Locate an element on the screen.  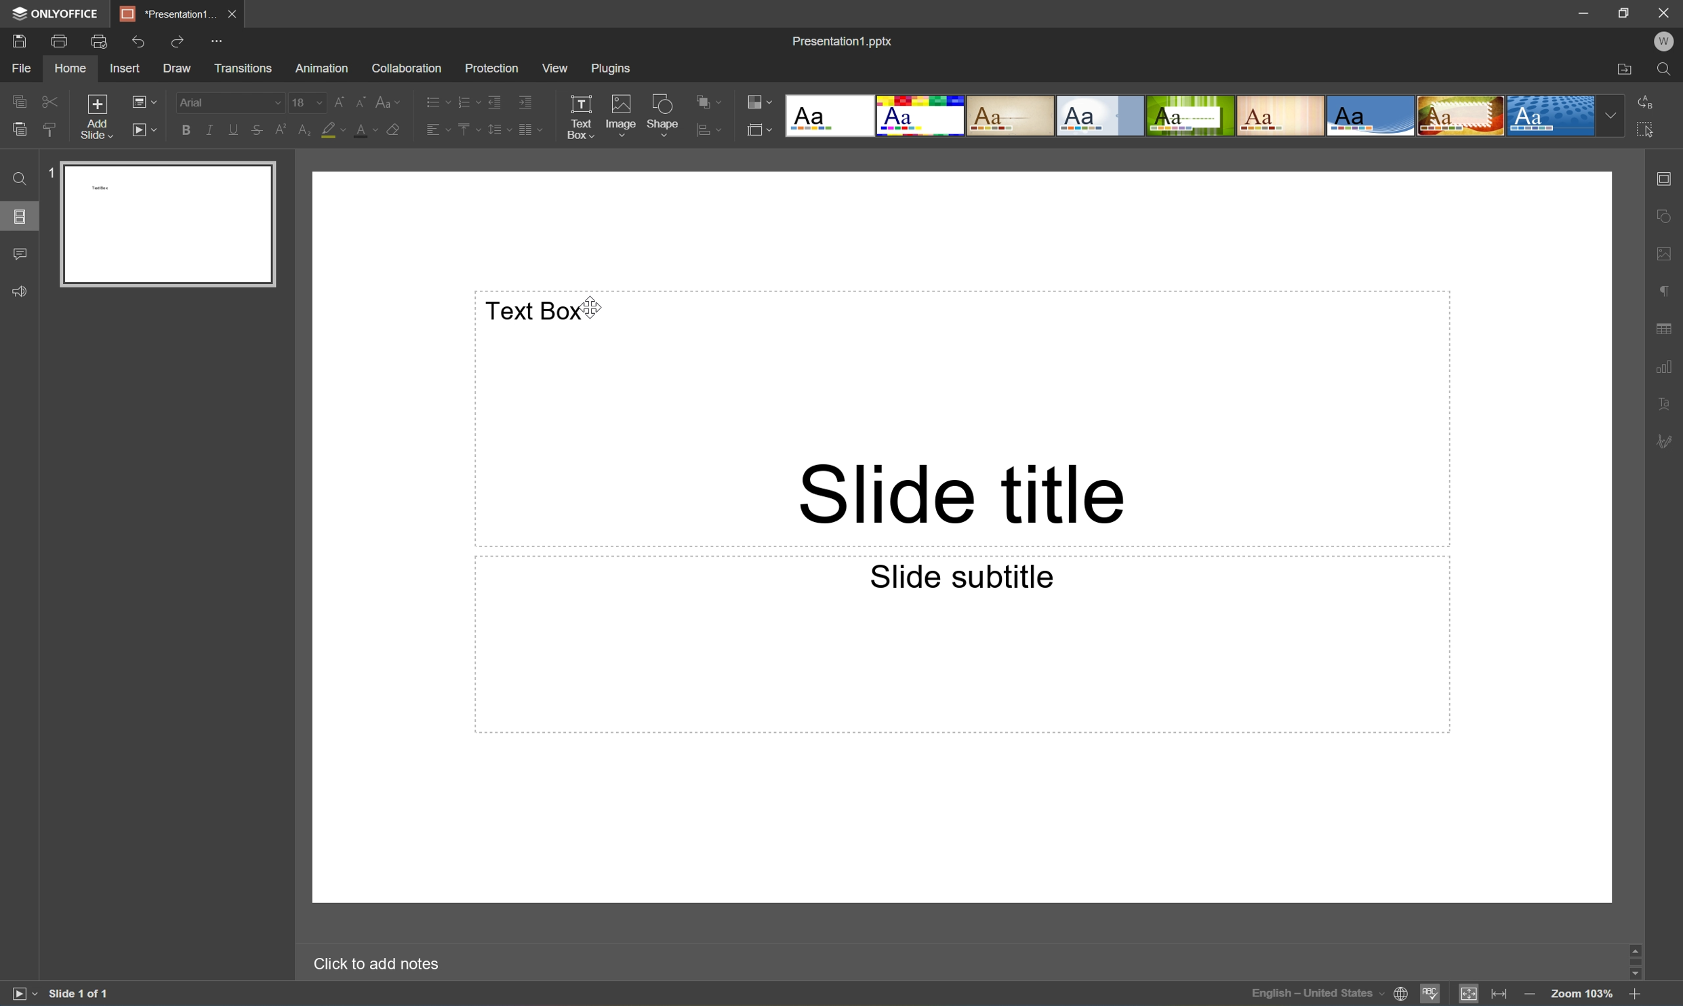
Highlight color is located at coordinates (330, 129).